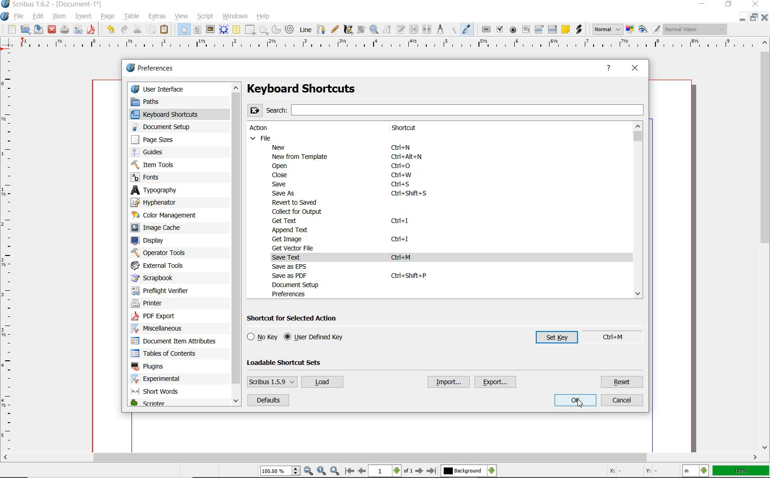  Describe the element at coordinates (405, 148) in the screenshot. I see `Ctrl + N` at that location.